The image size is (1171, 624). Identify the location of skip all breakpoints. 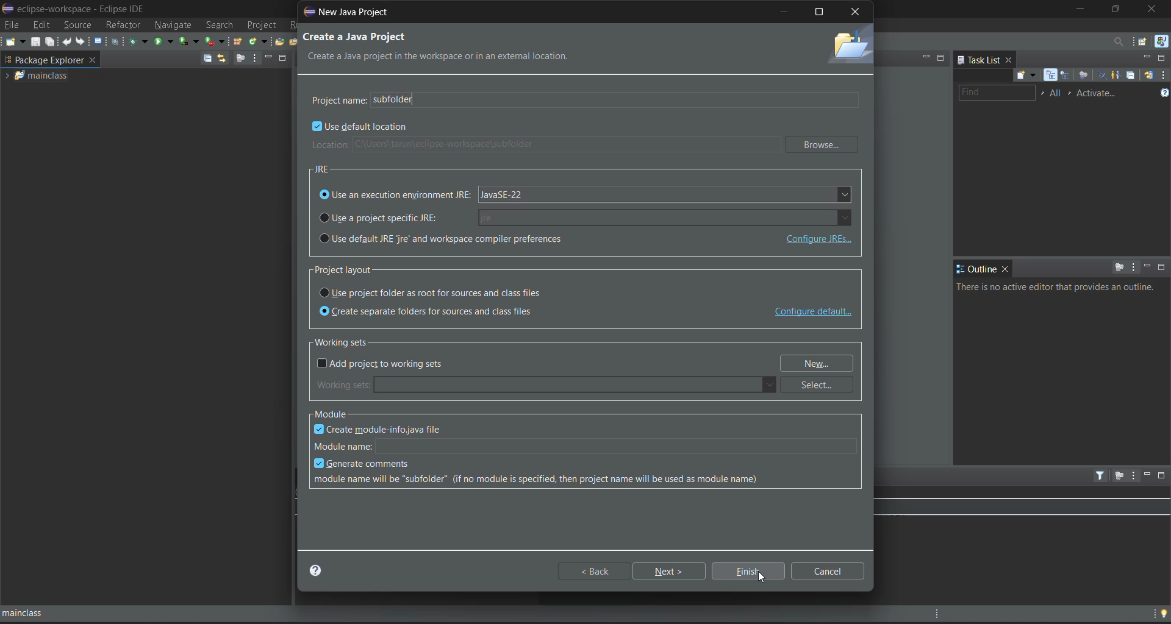
(116, 43).